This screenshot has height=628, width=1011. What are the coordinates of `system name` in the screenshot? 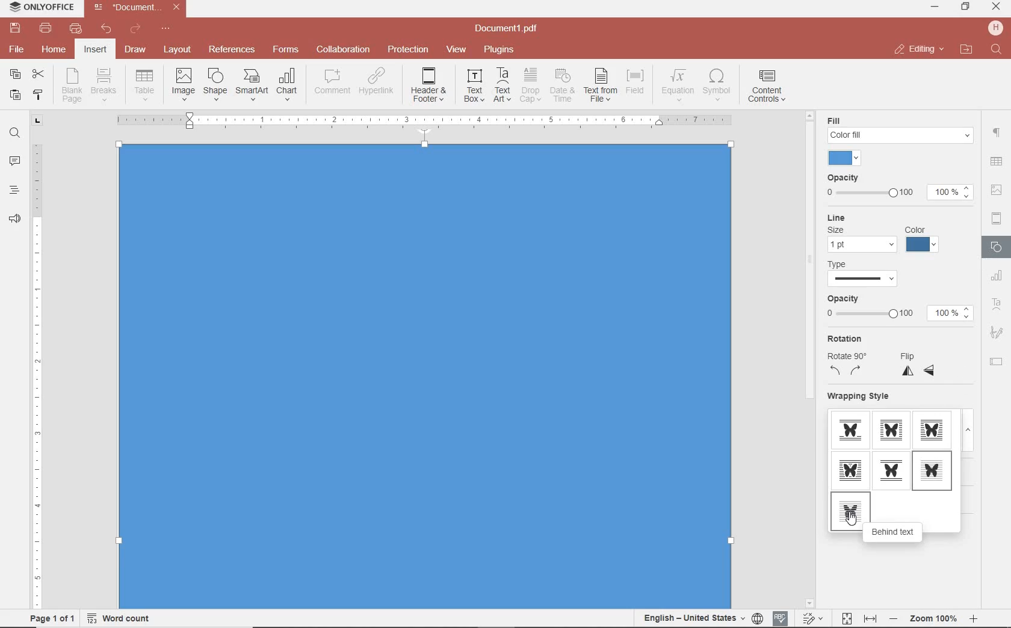 It's located at (39, 8).